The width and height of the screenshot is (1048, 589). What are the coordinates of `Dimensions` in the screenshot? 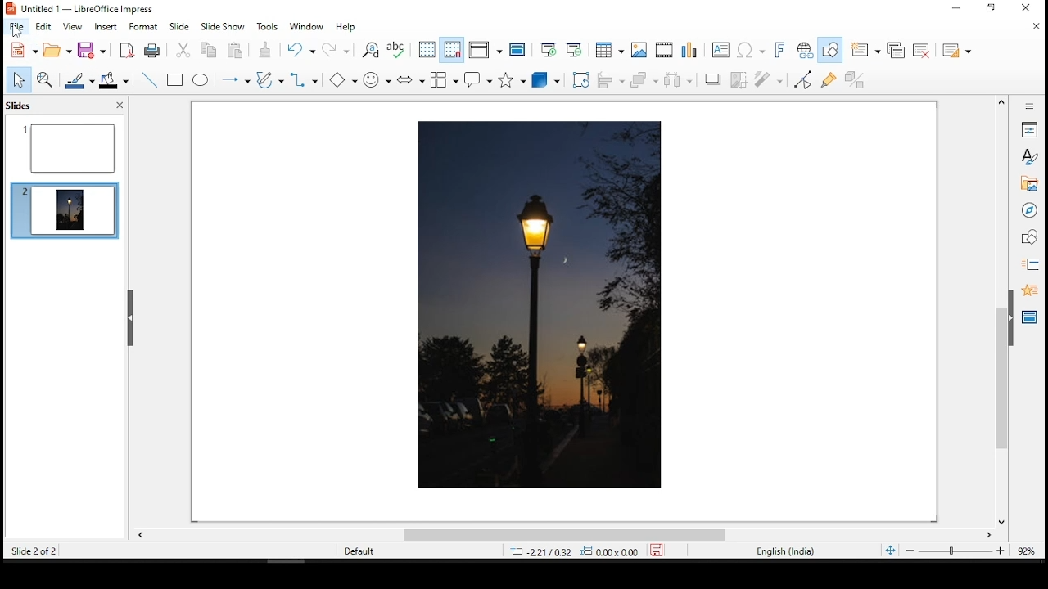 It's located at (591, 551).